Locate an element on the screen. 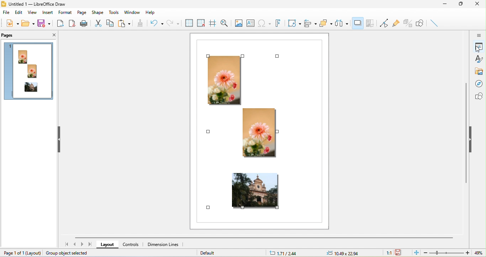  navigator is located at coordinates (480, 84).